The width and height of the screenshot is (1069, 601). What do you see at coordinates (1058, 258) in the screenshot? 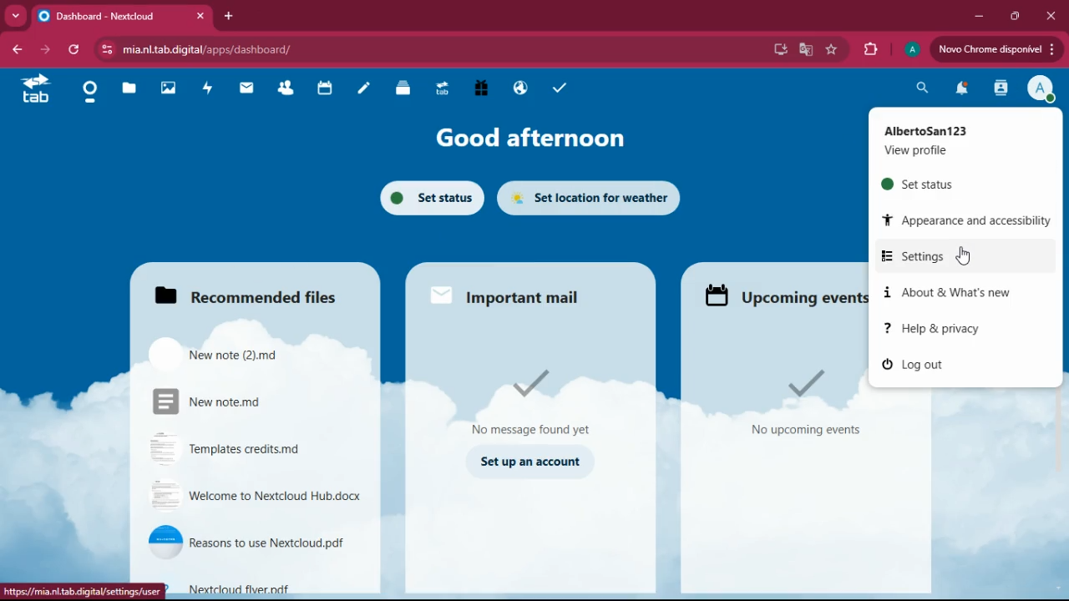
I see `scroll bar` at bounding box center [1058, 258].